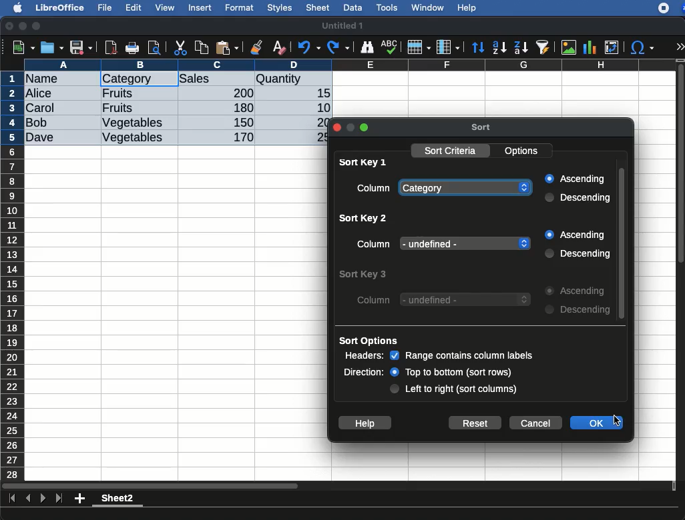  What do you see at coordinates (240, 137) in the screenshot?
I see `170` at bounding box center [240, 137].